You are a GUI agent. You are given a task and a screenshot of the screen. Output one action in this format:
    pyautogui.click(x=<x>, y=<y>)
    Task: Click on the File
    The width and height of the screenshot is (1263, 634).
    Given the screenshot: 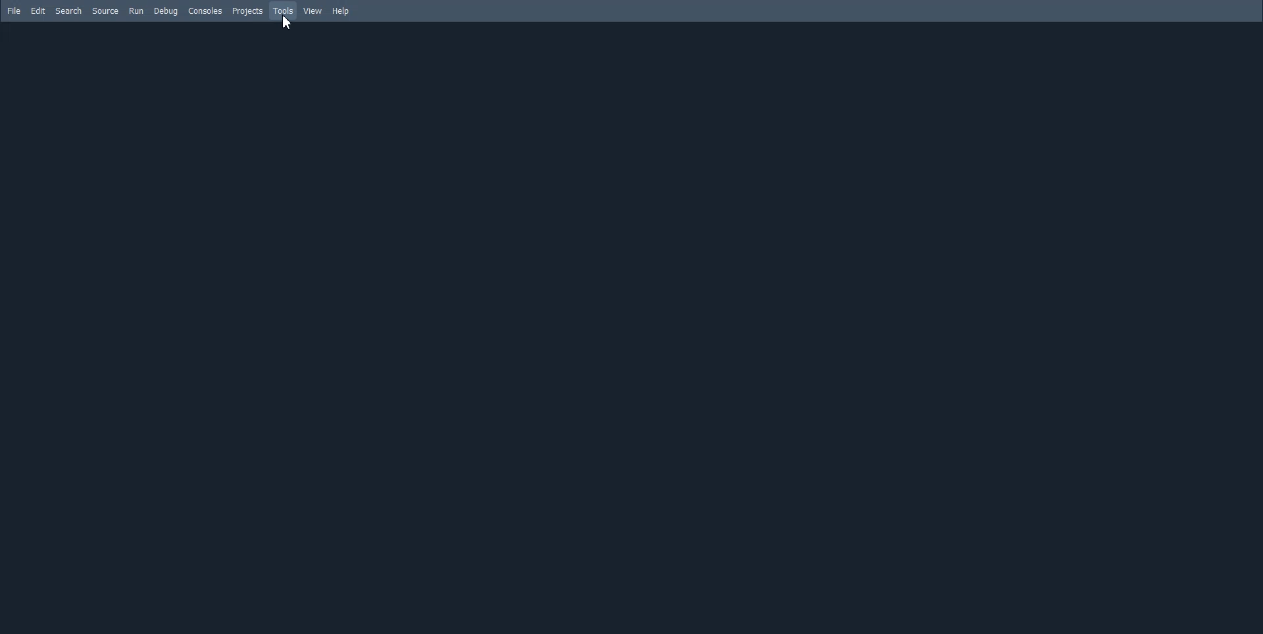 What is the action you would take?
    pyautogui.click(x=14, y=11)
    